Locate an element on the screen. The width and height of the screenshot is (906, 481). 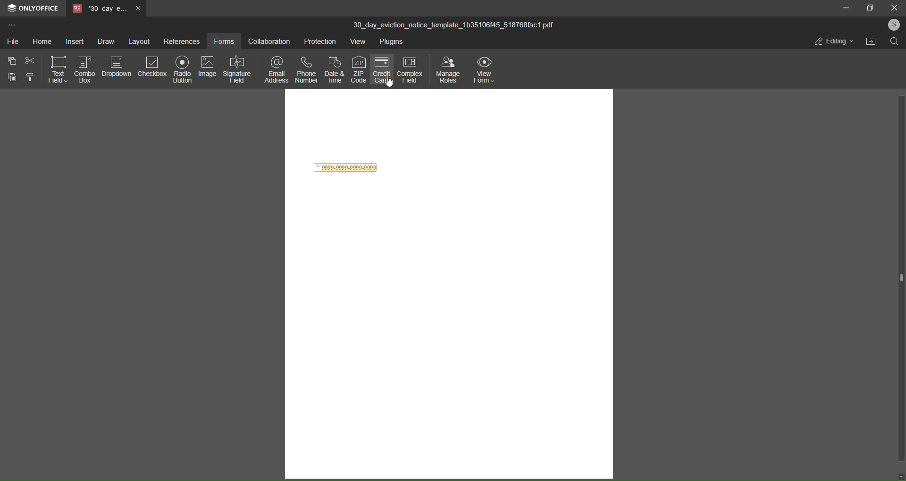
search is located at coordinates (895, 42).